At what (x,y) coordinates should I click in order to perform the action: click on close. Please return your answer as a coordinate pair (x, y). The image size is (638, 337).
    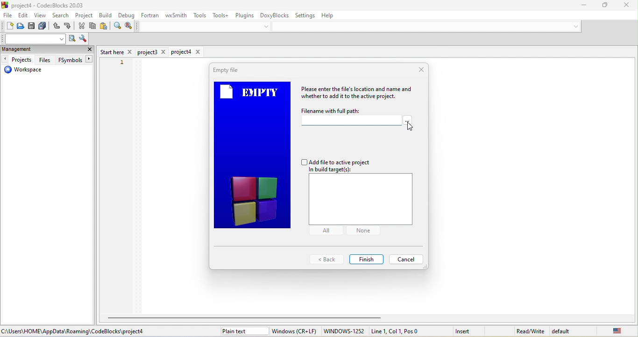
    Looking at the image, I should click on (623, 5).